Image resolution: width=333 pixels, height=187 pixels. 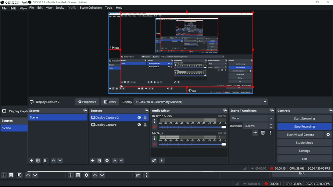 I want to click on down, so click(x=61, y=161).